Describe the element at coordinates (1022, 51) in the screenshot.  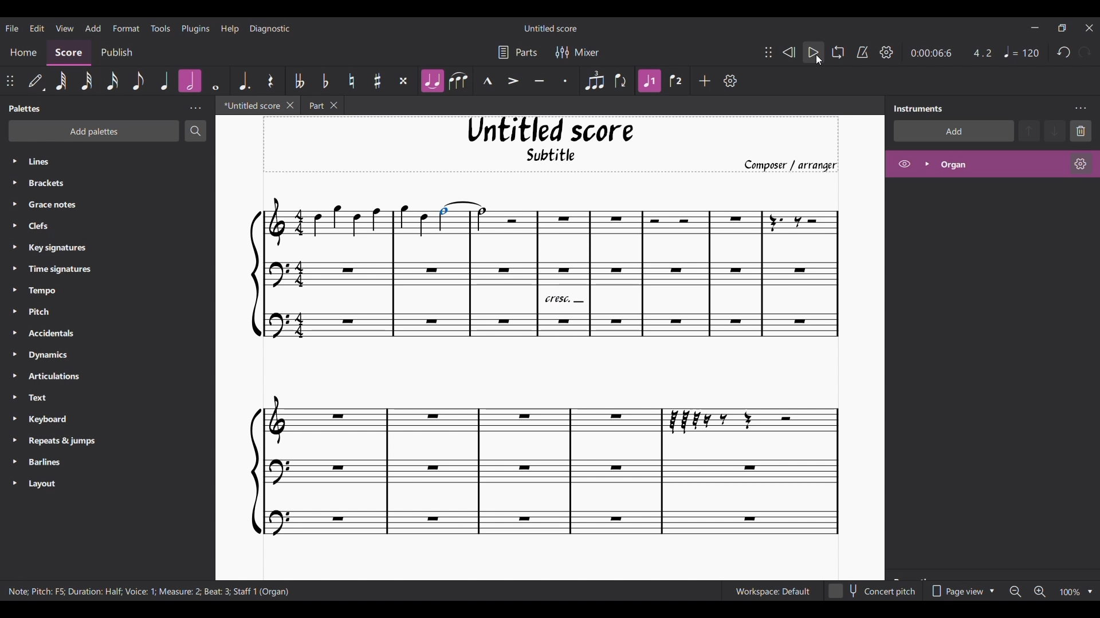
I see `Tempo` at that location.